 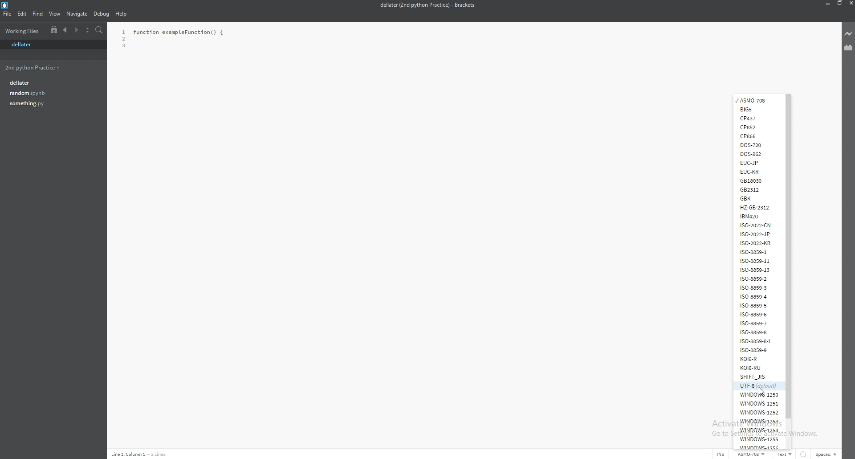 I want to click on minimize, so click(x=827, y=4).